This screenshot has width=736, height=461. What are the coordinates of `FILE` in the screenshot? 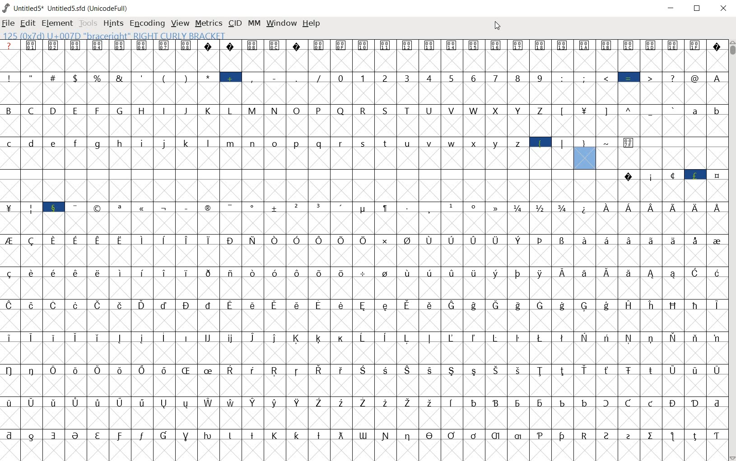 It's located at (9, 24).